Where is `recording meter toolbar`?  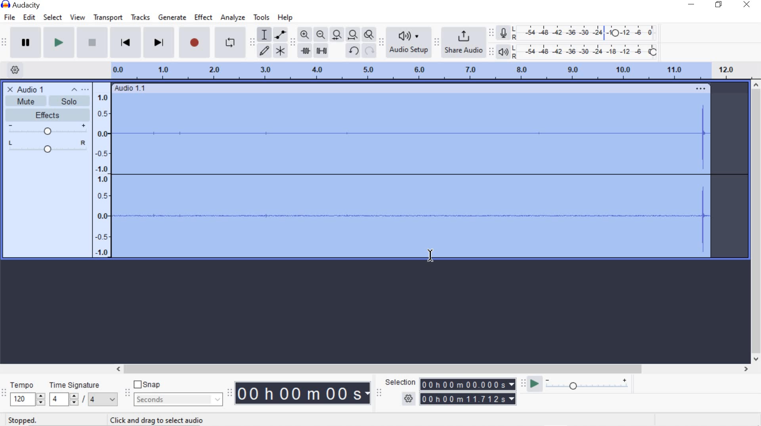
recording meter toolbar is located at coordinates (493, 32).